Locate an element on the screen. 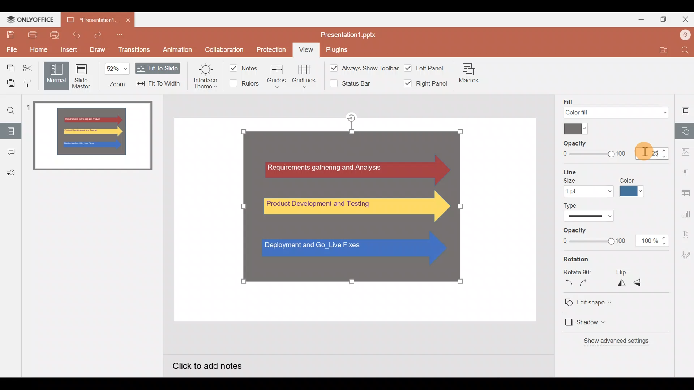 This screenshot has height=390, width=694. Slide 1 is located at coordinates (93, 136).